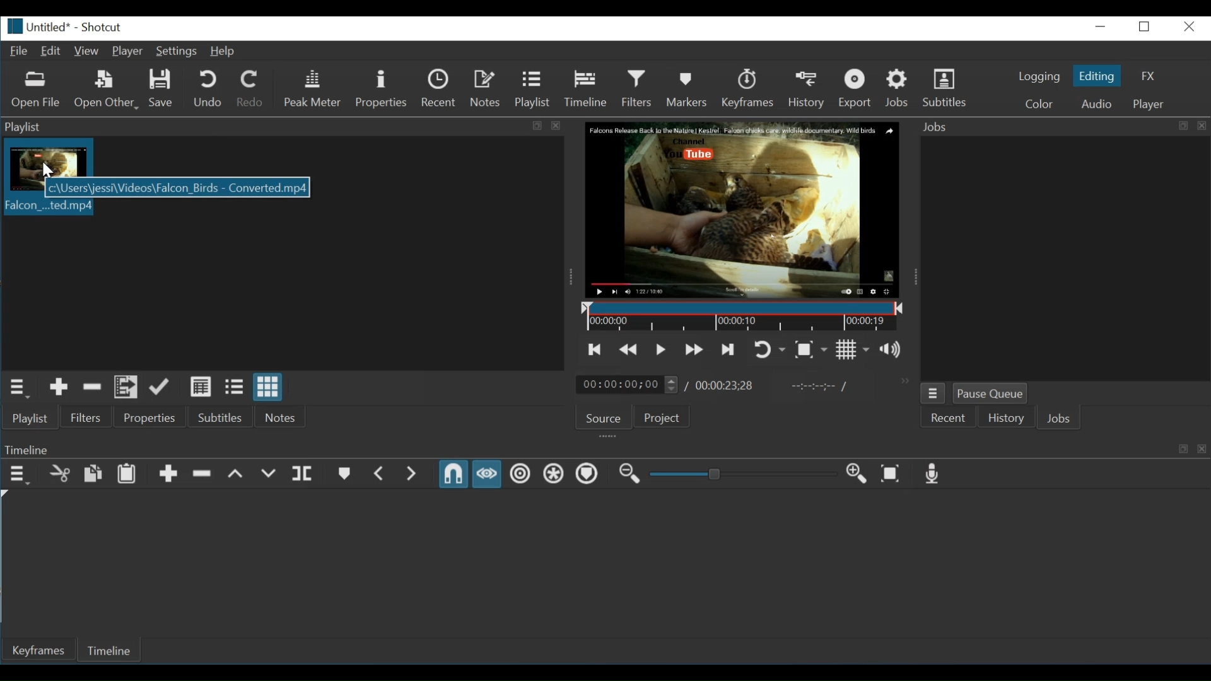 This screenshot has height=681, width=1211. I want to click on View, so click(86, 52).